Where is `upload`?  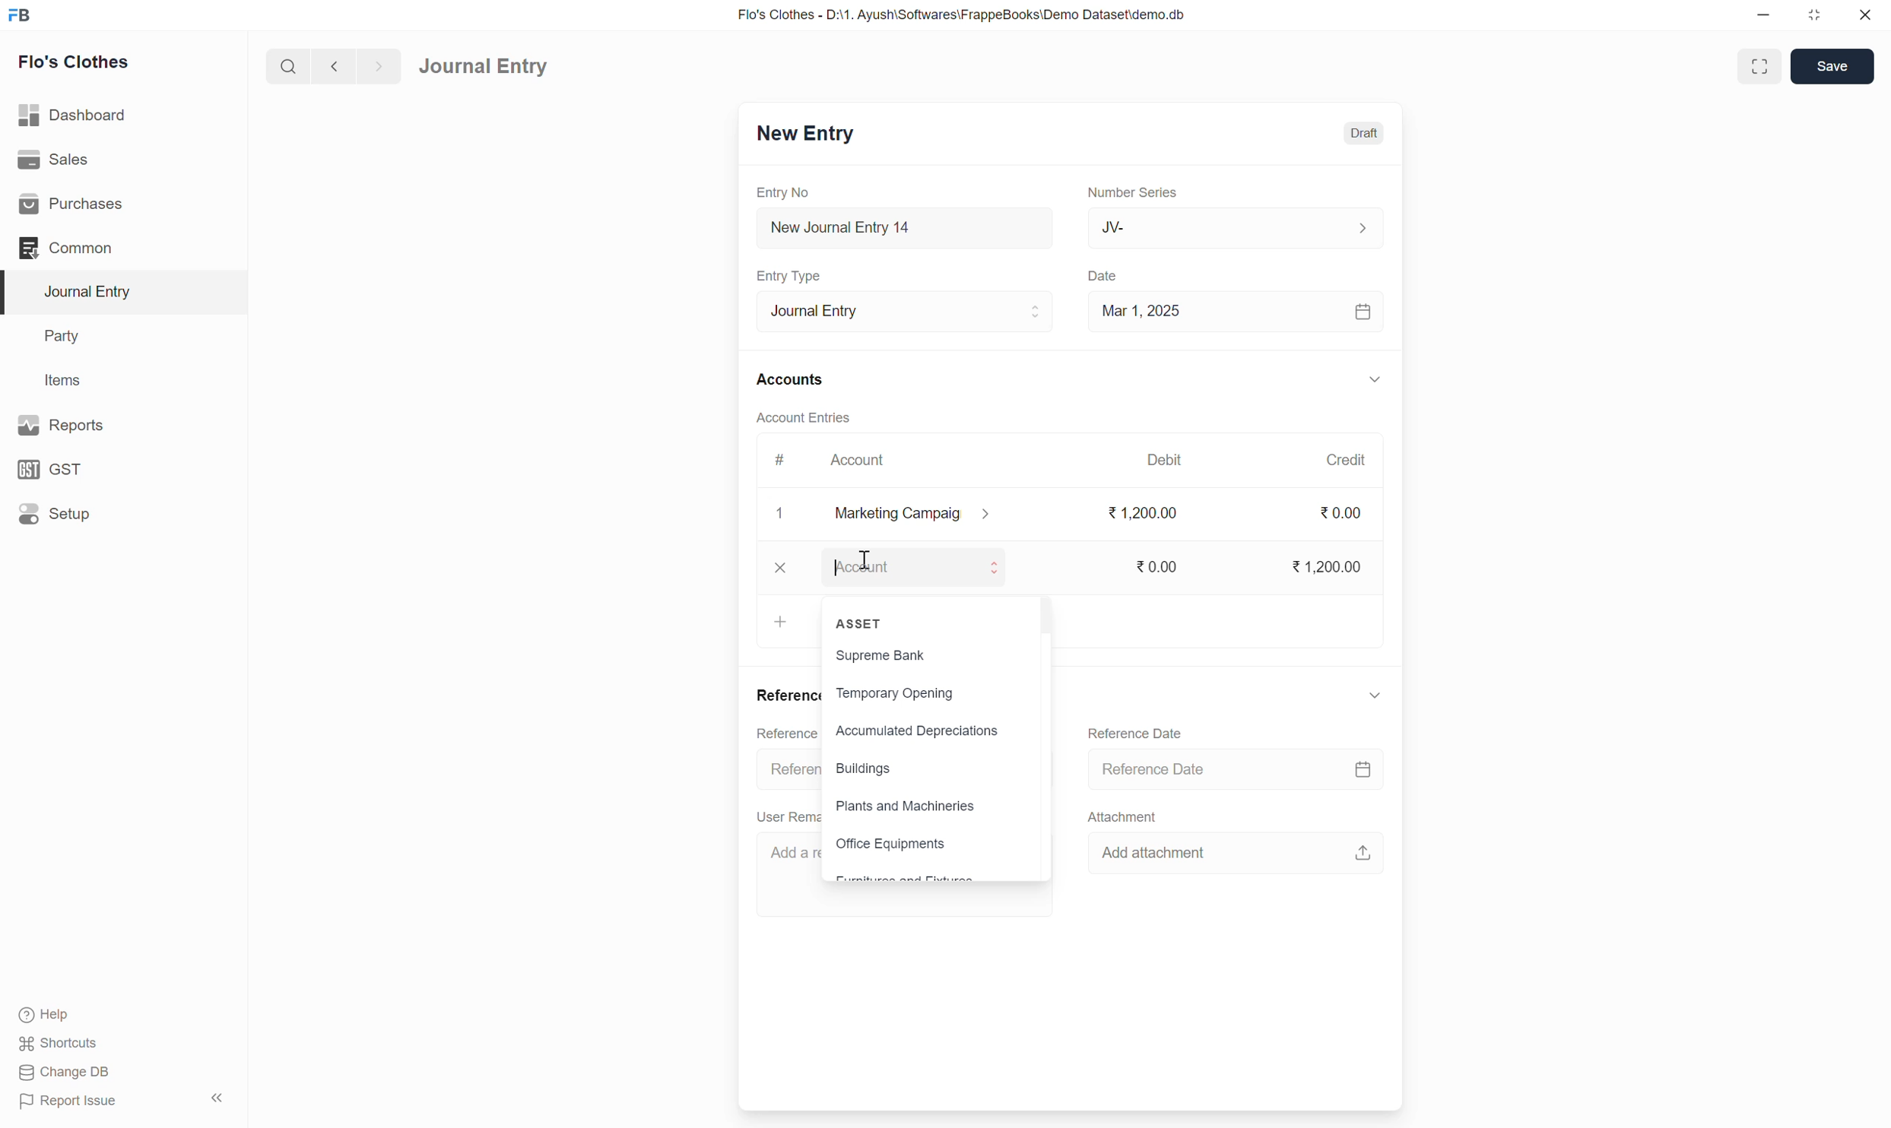 upload is located at coordinates (1363, 854).